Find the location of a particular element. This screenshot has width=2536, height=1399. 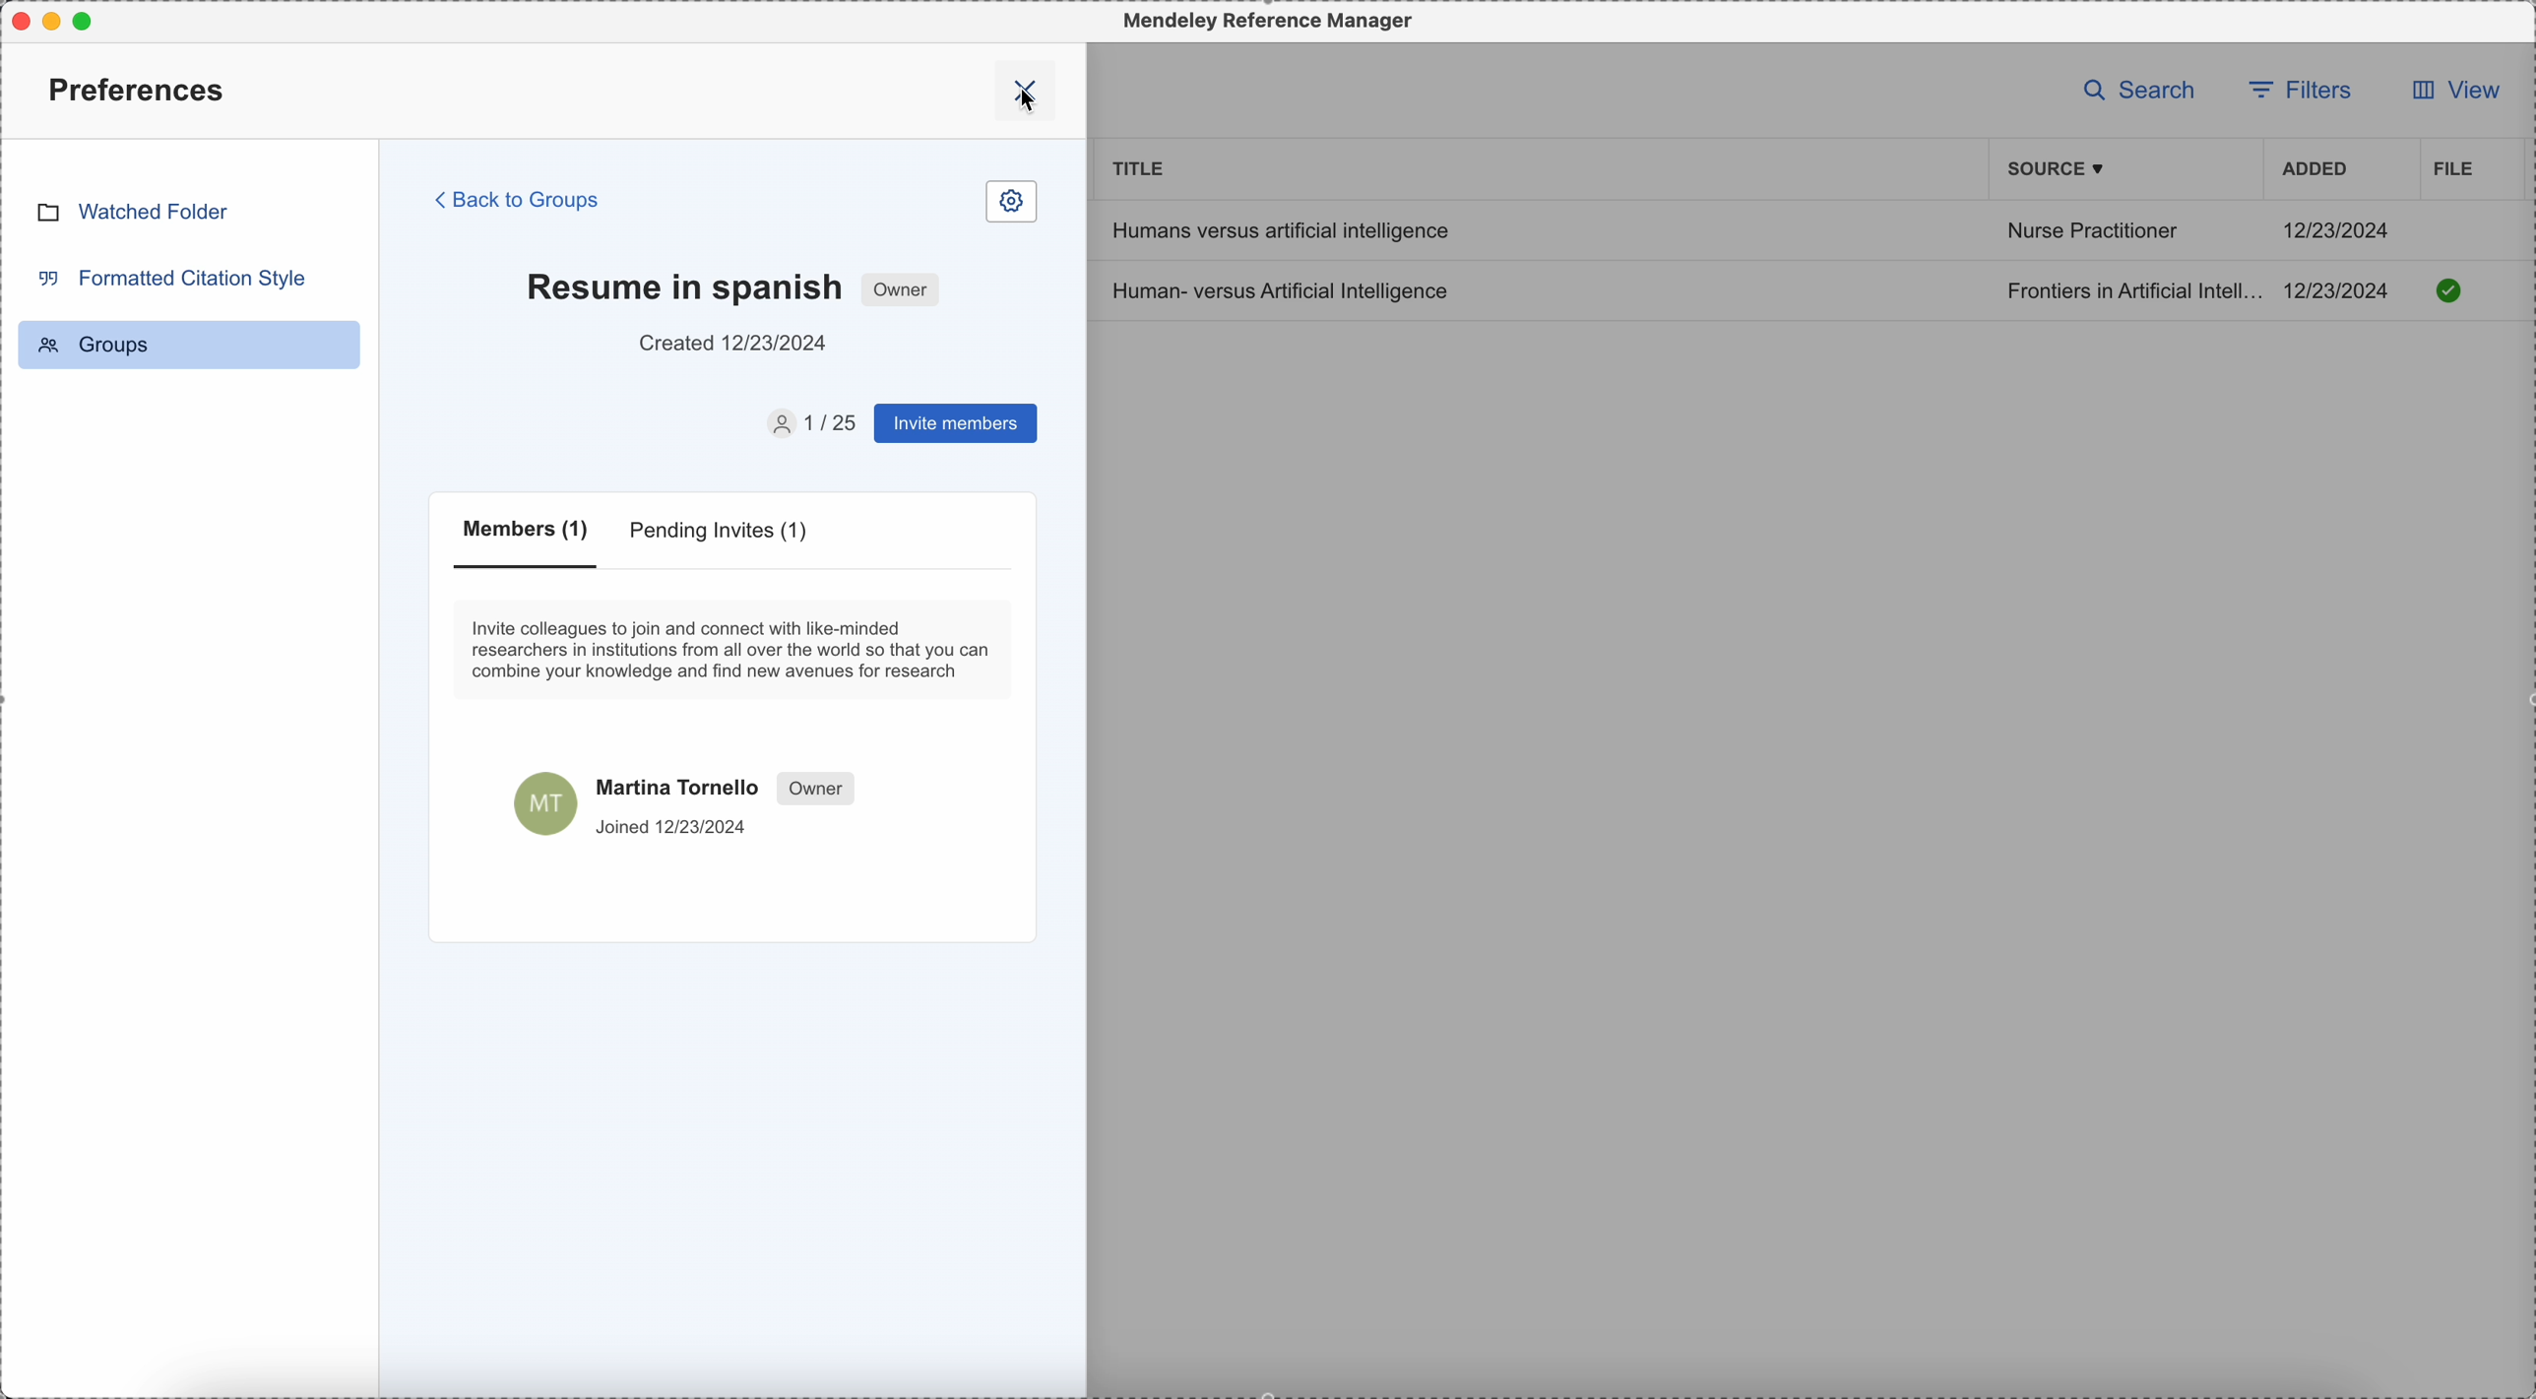

close program is located at coordinates (16, 17).